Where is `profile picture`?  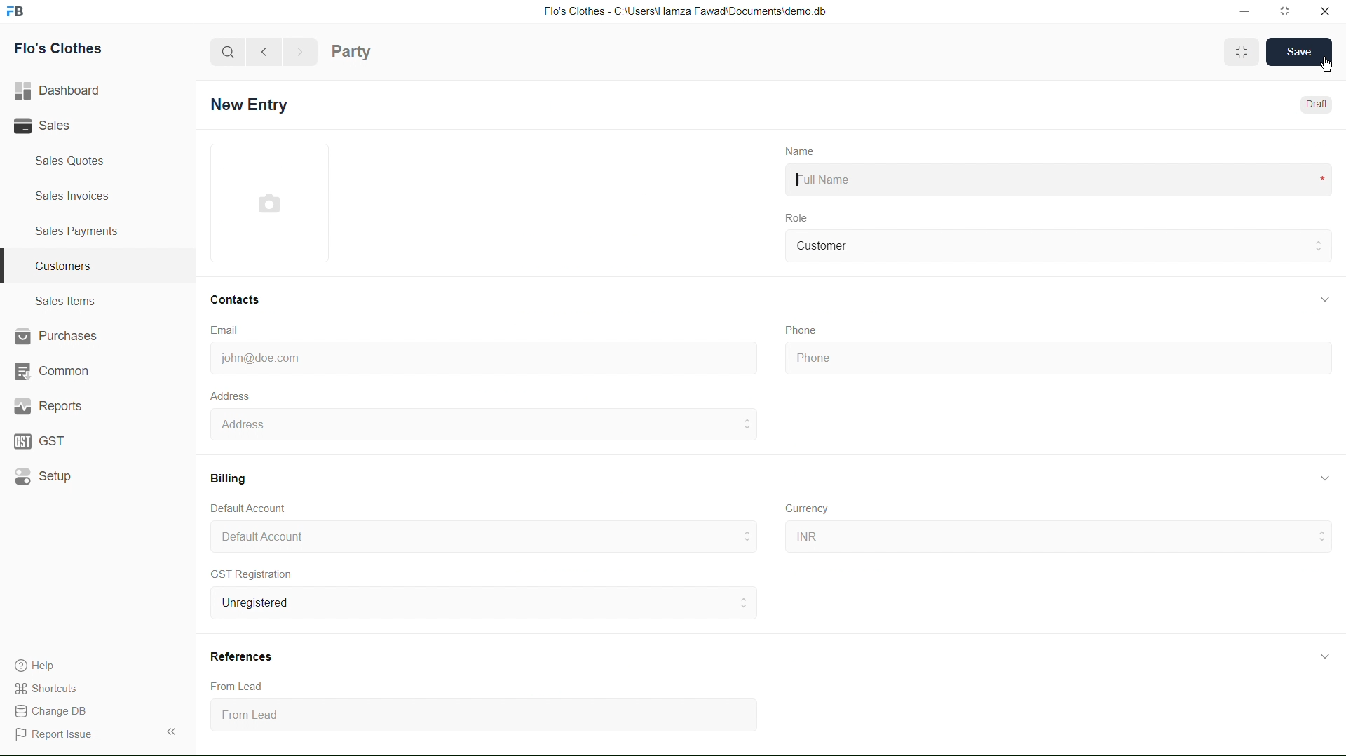
profile picture is located at coordinates (271, 204).